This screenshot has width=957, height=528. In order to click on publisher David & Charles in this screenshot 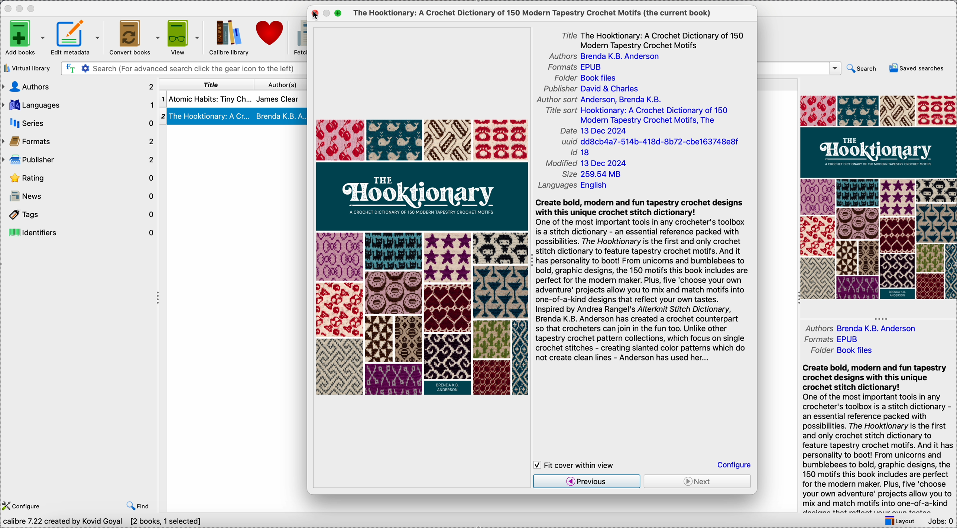, I will do `click(588, 89)`.